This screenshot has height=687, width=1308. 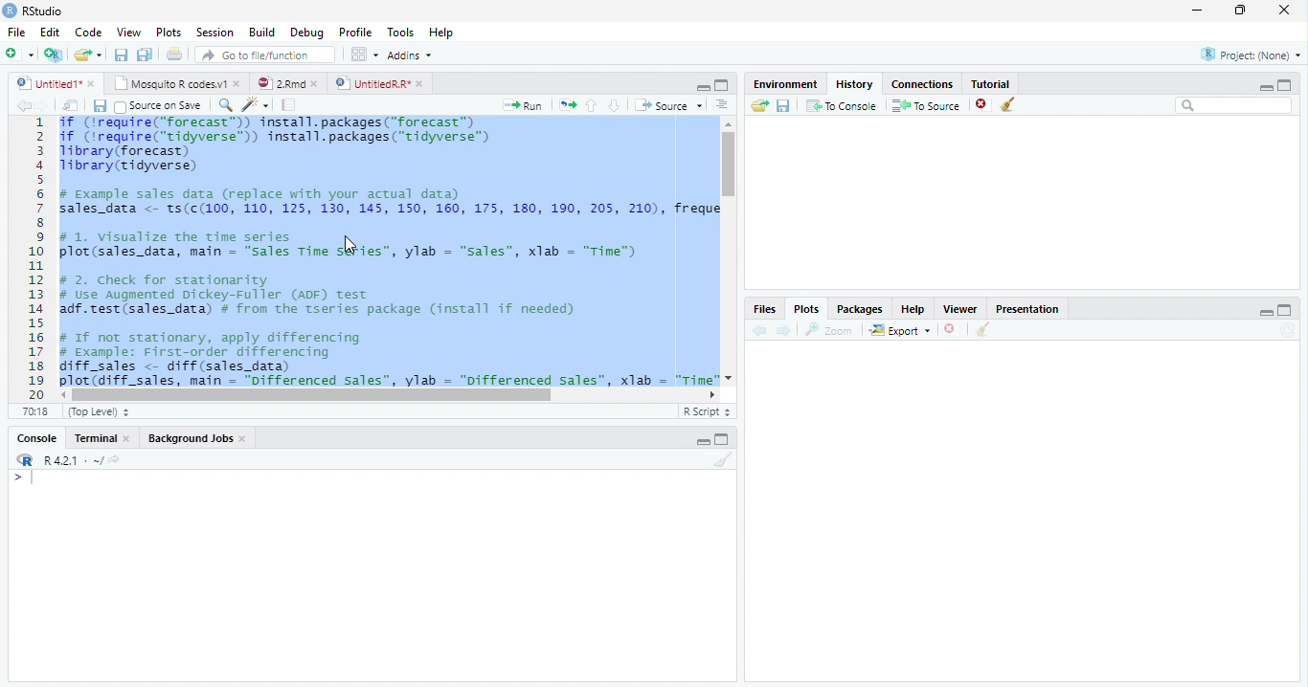 What do you see at coordinates (827, 330) in the screenshot?
I see `Zoom` at bounding box center [827, 330].